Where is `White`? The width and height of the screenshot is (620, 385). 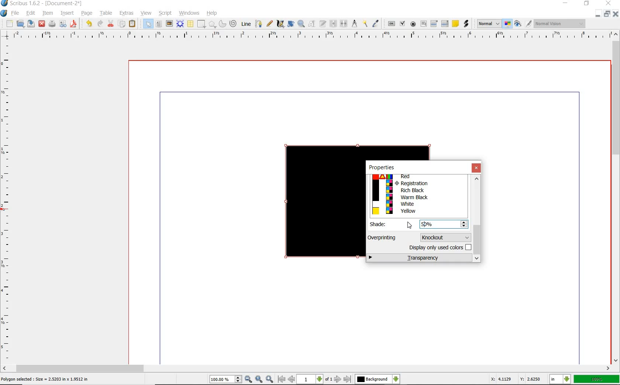 White is located at coordinates (417, 204).